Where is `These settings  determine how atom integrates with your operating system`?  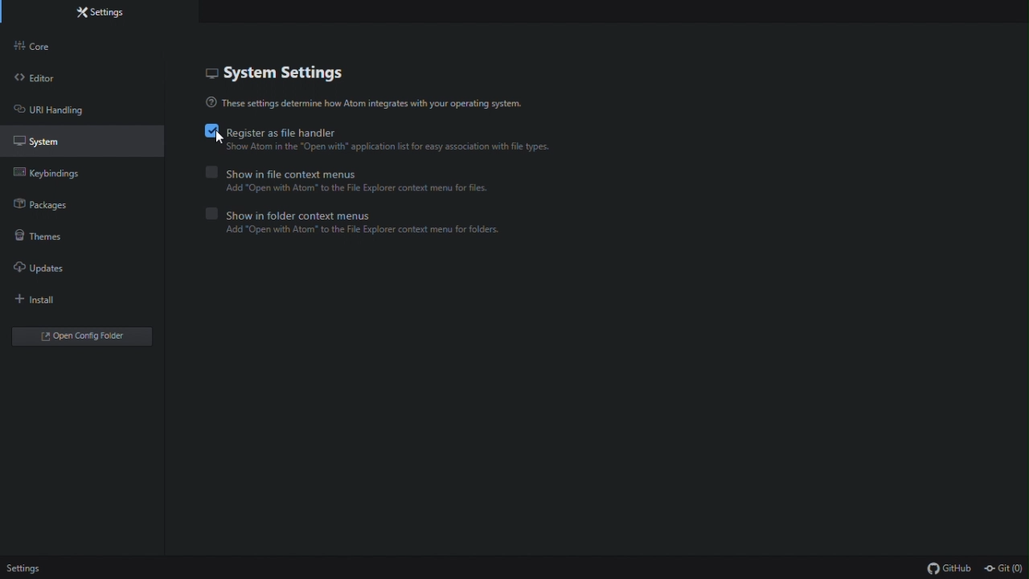
These settings  determine how atom integrates with your operating system is located at coordinates (375, 104).